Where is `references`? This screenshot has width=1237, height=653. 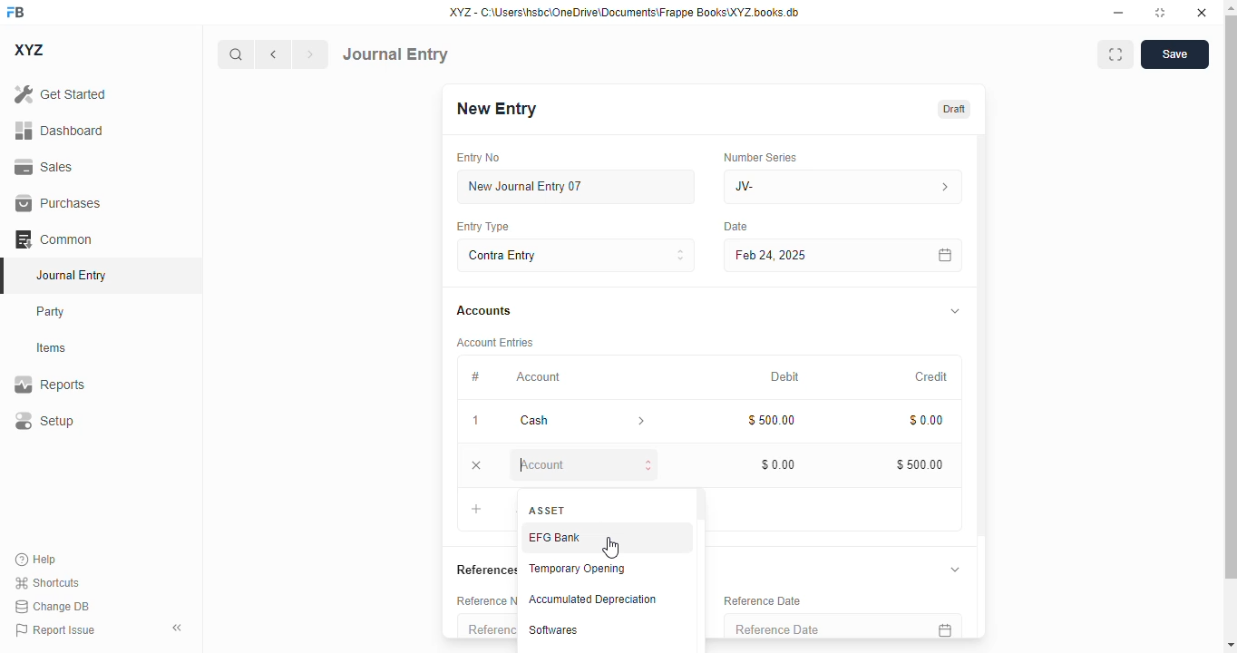 references is located at coordinates (483, 570).